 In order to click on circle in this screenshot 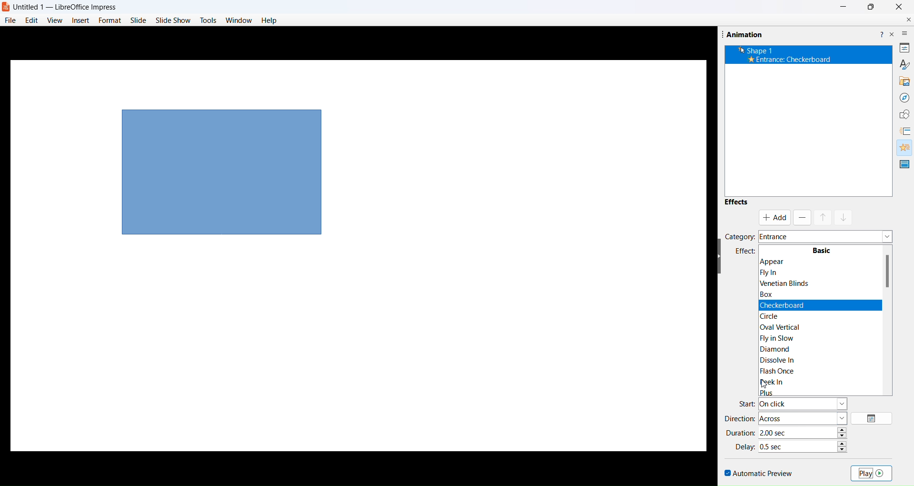, I will do `click(773, 316)`.